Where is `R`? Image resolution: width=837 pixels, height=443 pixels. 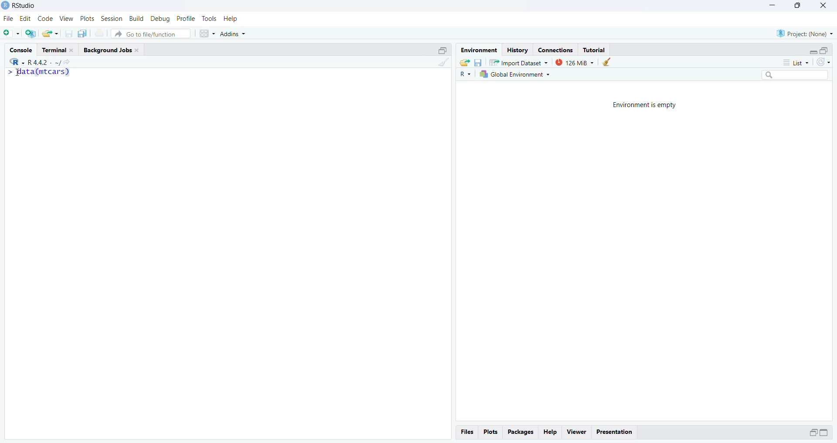 R is located at coordinates (464, 75).